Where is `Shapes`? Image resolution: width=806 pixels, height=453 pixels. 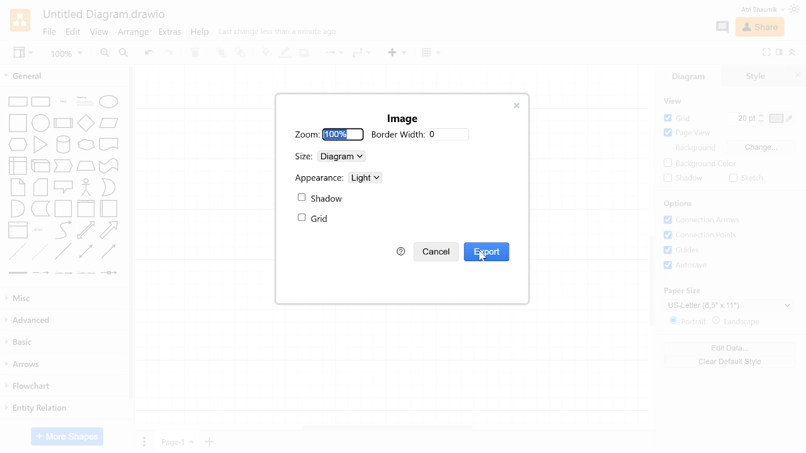
Shapes is located at coordinates (65, 186).